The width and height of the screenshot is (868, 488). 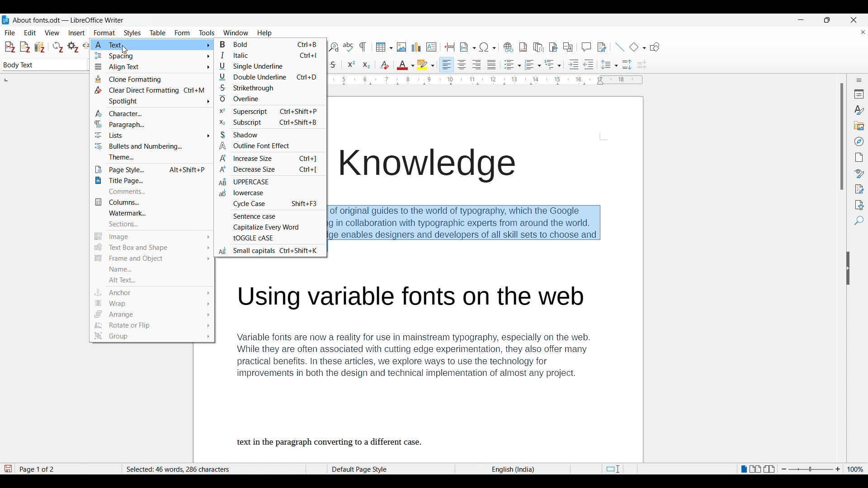 I want to click on Shadow, so click(x=246, y=134).